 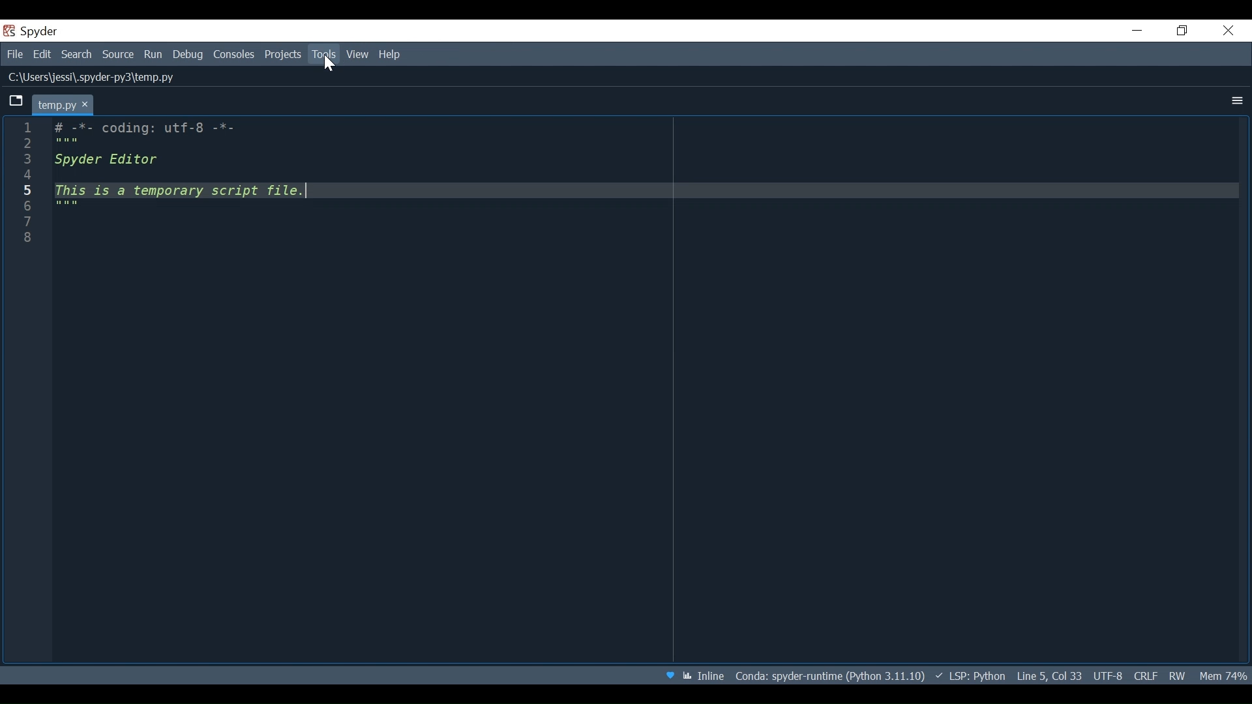 What do you see at coordinates (1145, 675) in the screenshot?
I see `FILE EQL Status` at bounding box center [1145, 675].